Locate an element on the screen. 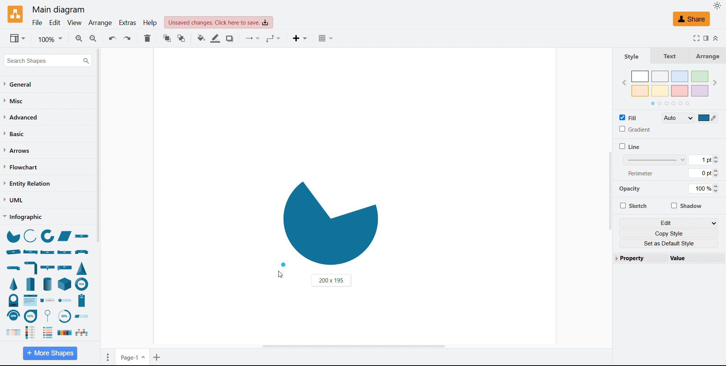  ribbon is located at coordinates (84, 237).